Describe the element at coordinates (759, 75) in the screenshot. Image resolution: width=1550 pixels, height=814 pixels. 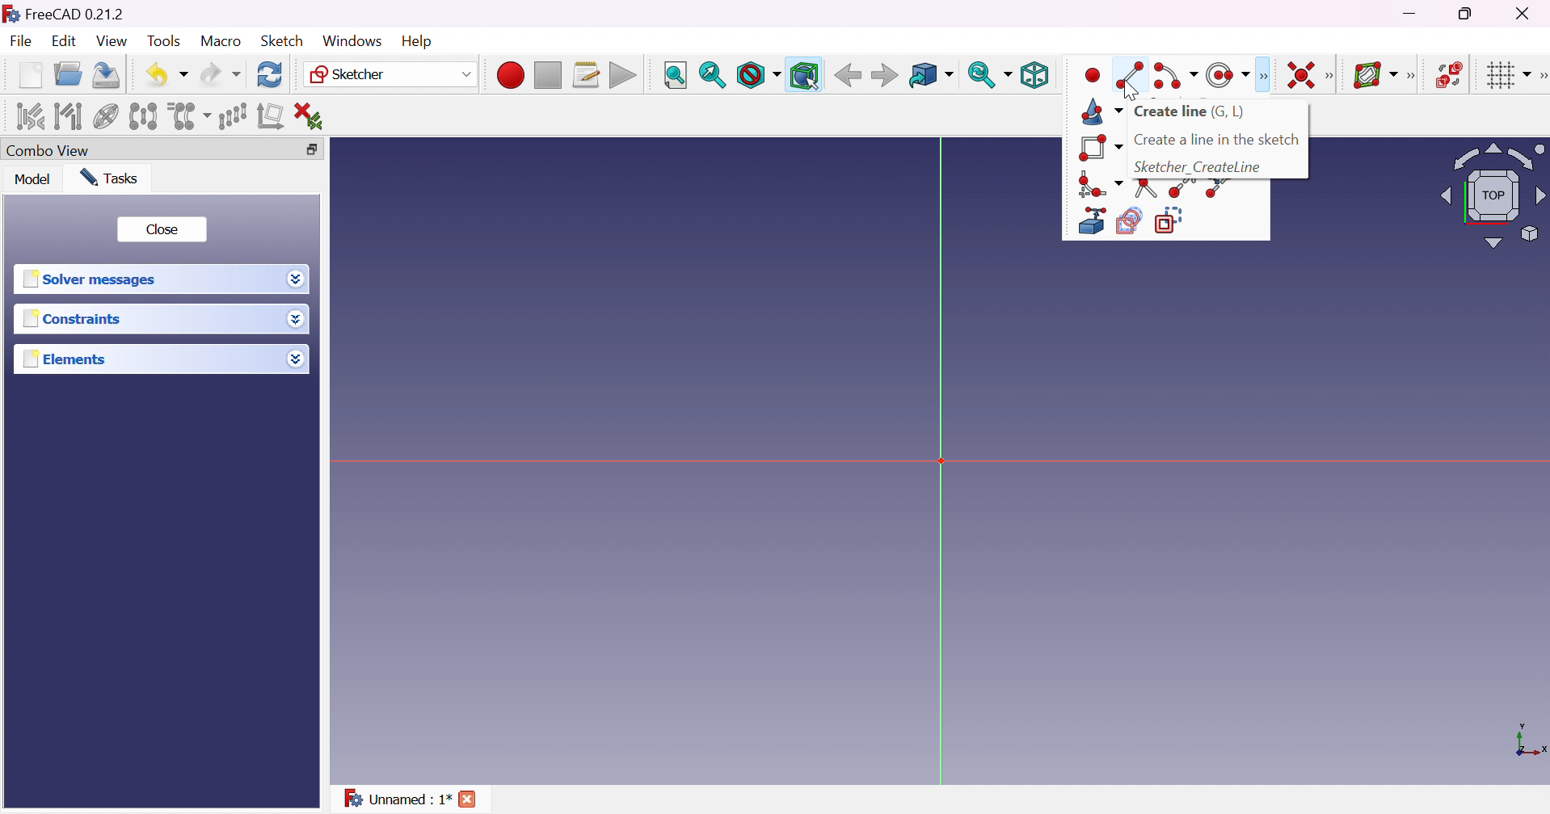
I see `Draw style` at that location.